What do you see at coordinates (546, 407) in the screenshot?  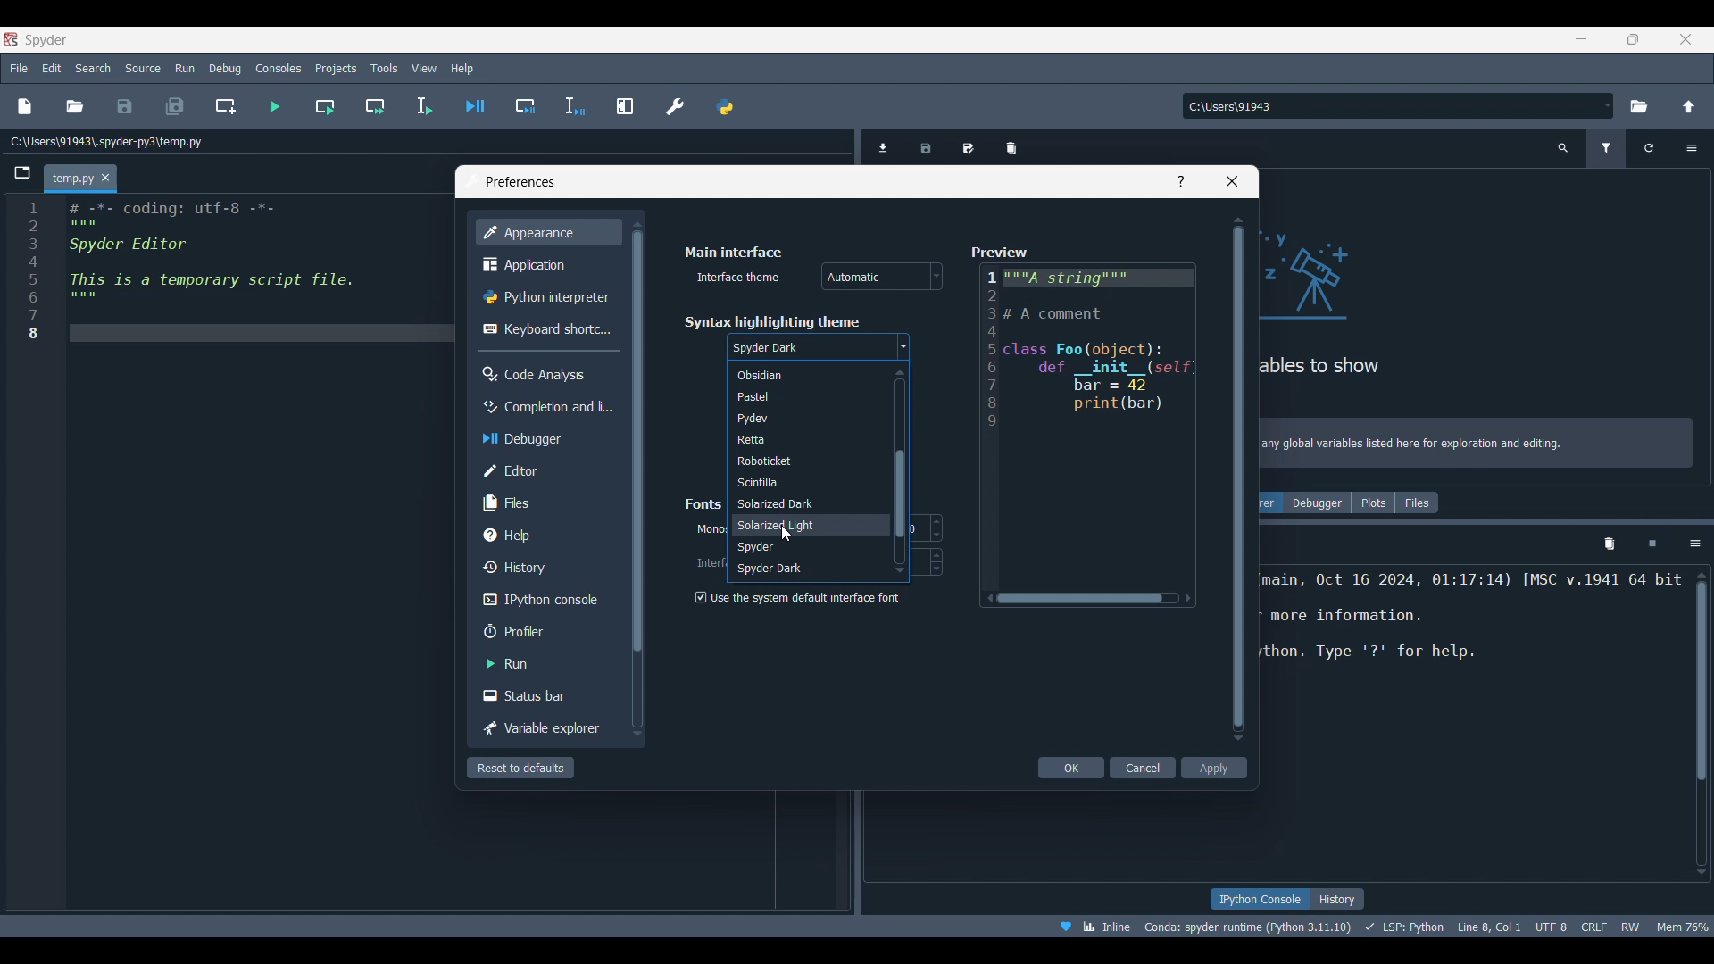 I see `Completion and linting` at bounding box center [546, 407].